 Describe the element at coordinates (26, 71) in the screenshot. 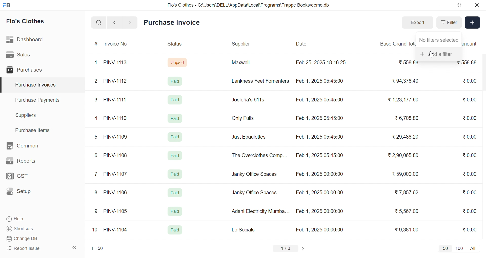

I see `Purchases` at that location.